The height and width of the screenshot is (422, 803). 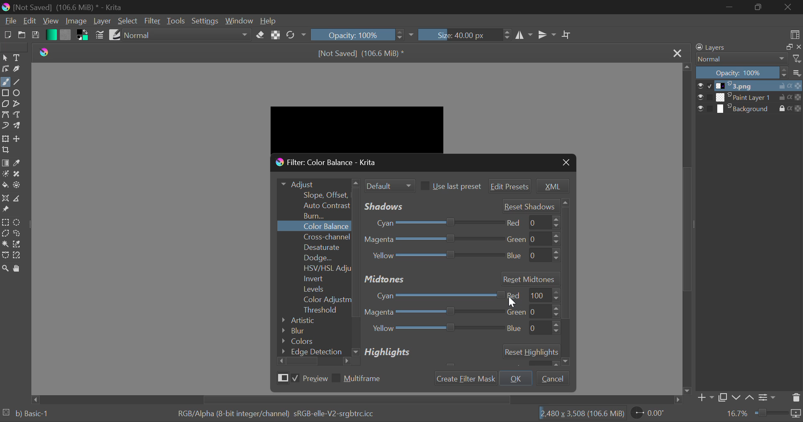 What do you see at coordinates (435, 330) in the screenshot?
I see `Yellow Blue Adjustment Slider` at bounding box center [435, 330].